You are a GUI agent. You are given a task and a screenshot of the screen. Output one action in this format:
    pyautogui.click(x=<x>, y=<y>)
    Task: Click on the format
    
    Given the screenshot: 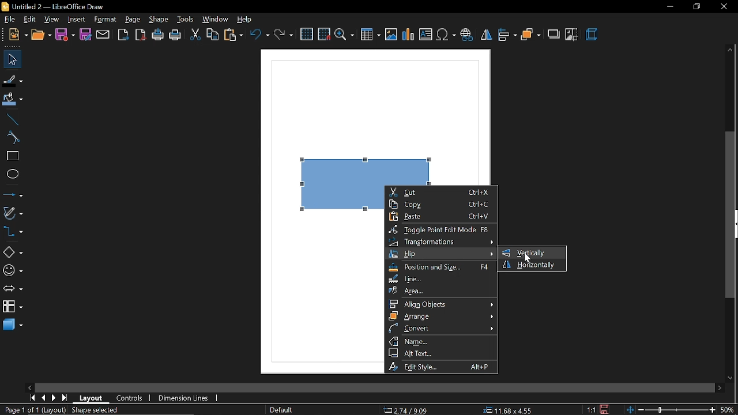 What is the action you would take?
    pyautogui.click(x=105, y=19)
    